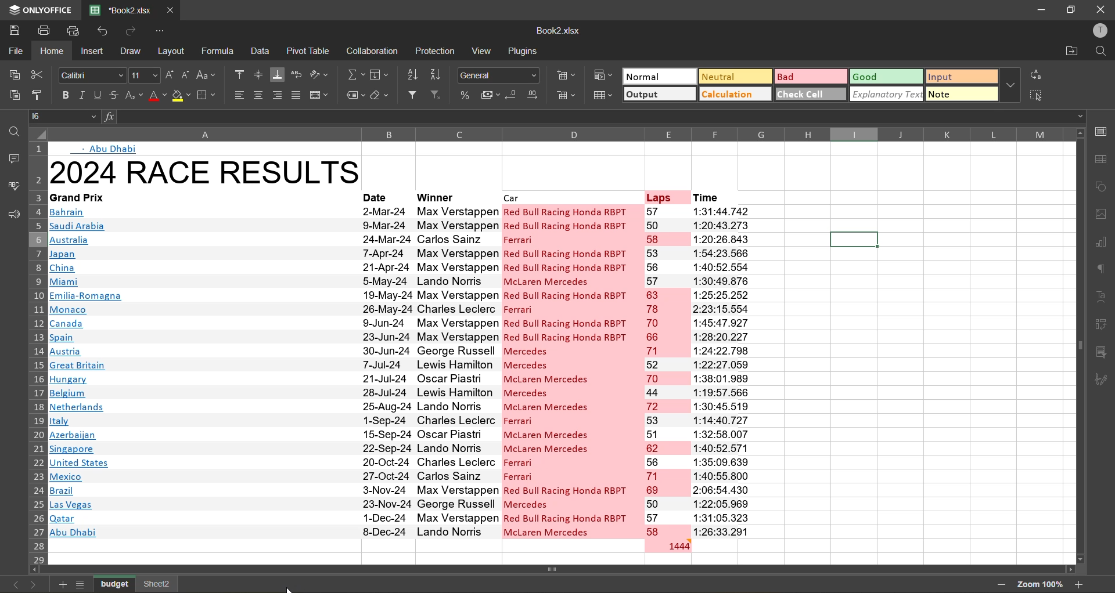 The image size is (1115, 593). Describe the element at coordinates (499, 74) in the screenshot. I see `number format` at that location.